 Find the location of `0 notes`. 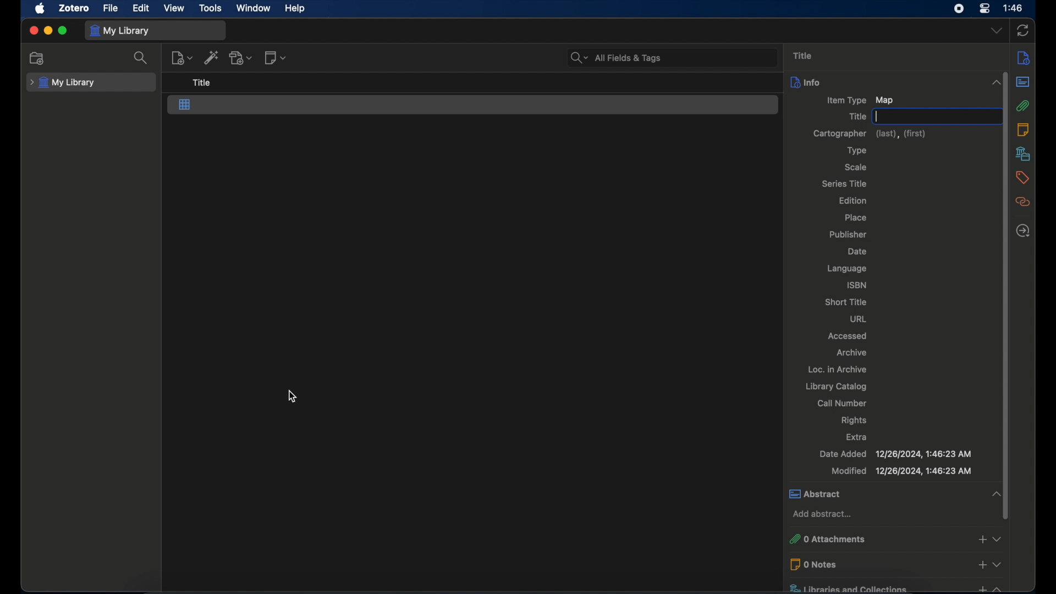

0 notes is located at coordinates (877, 565).